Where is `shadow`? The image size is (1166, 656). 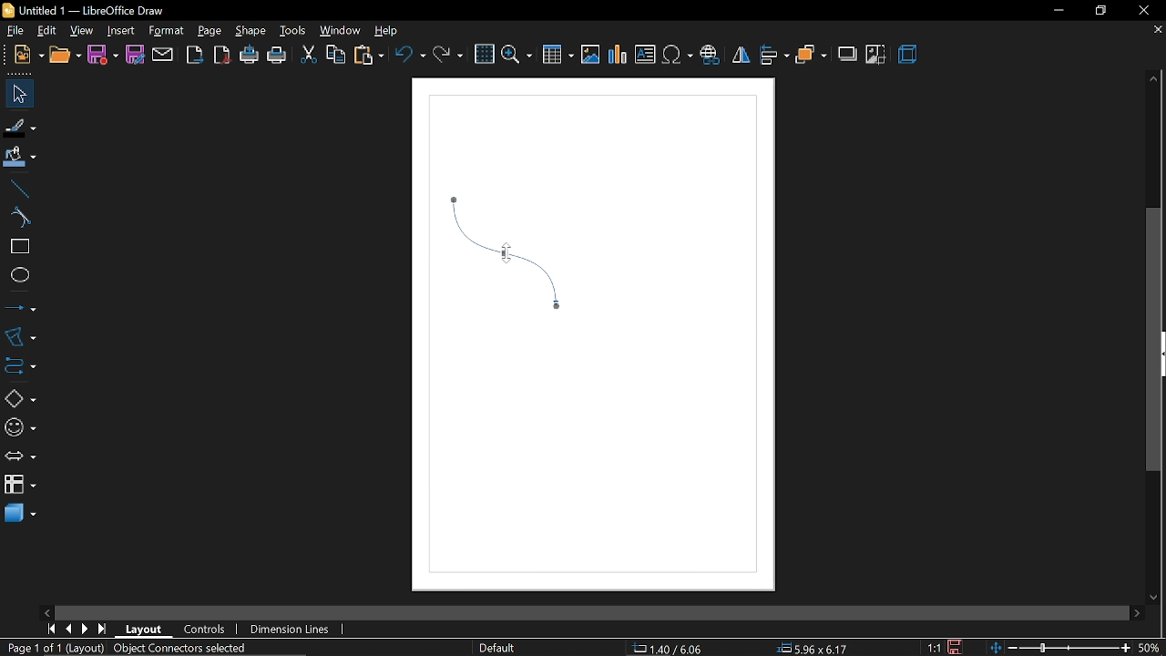 shadow is located at coordinates (846, 54).